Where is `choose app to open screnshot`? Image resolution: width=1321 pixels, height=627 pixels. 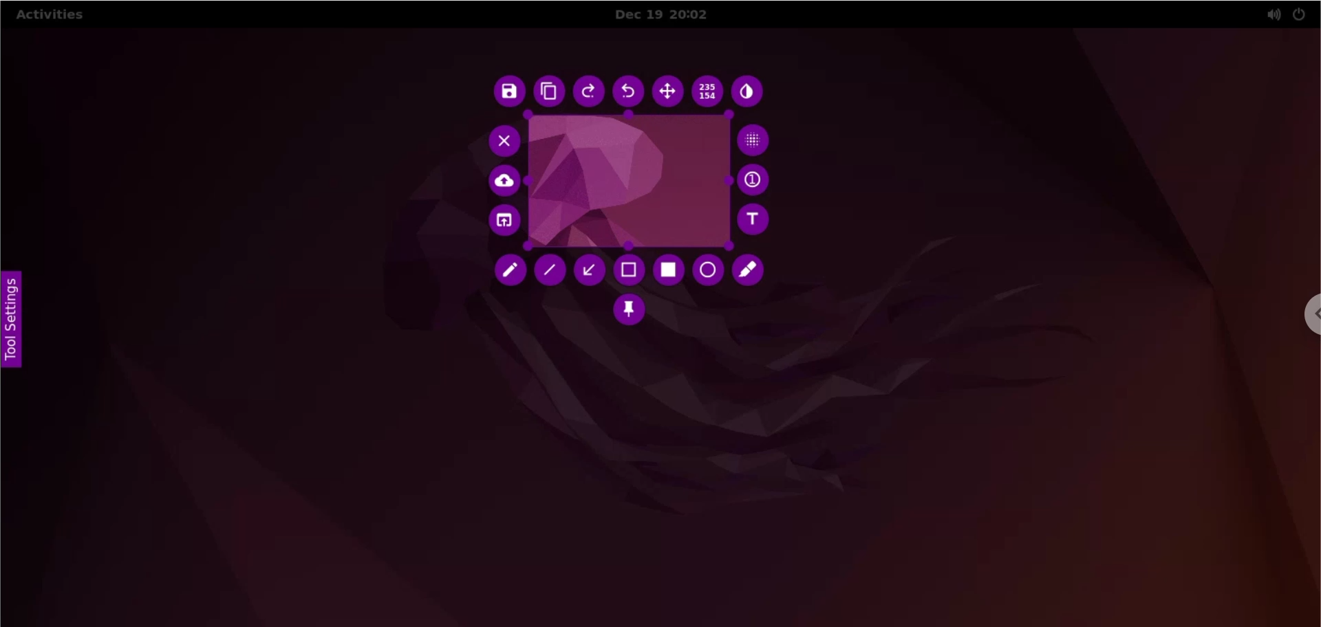
choose app to open screnshot is located at coordinates (510, 221).